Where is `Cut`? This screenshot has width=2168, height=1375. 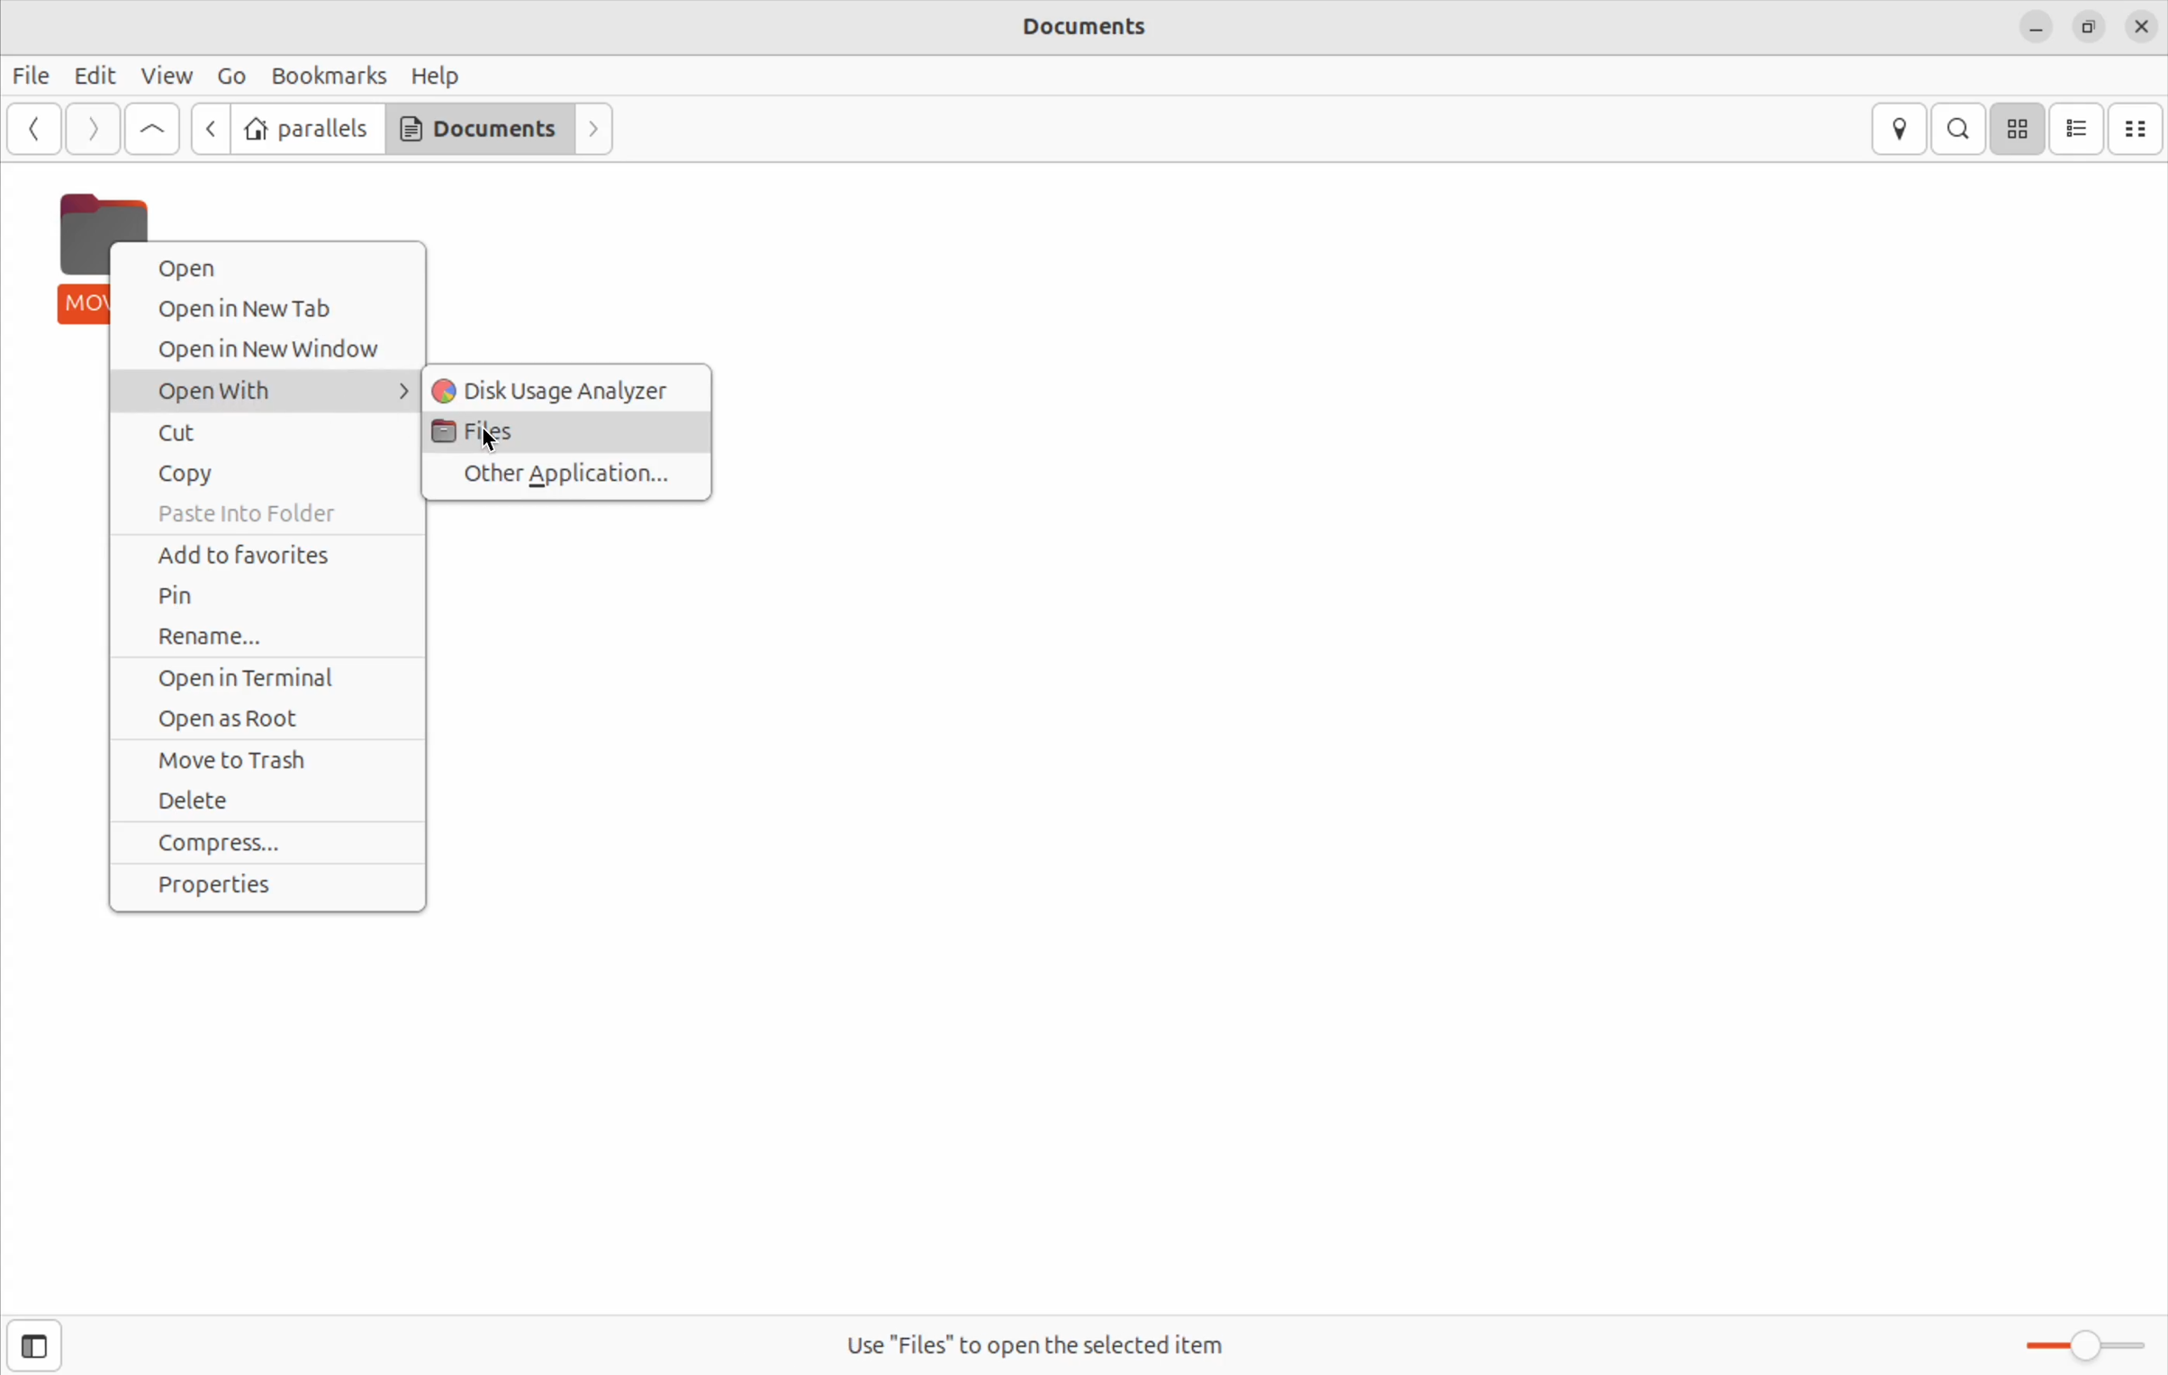 Cut is located at coordinates (260, 435).